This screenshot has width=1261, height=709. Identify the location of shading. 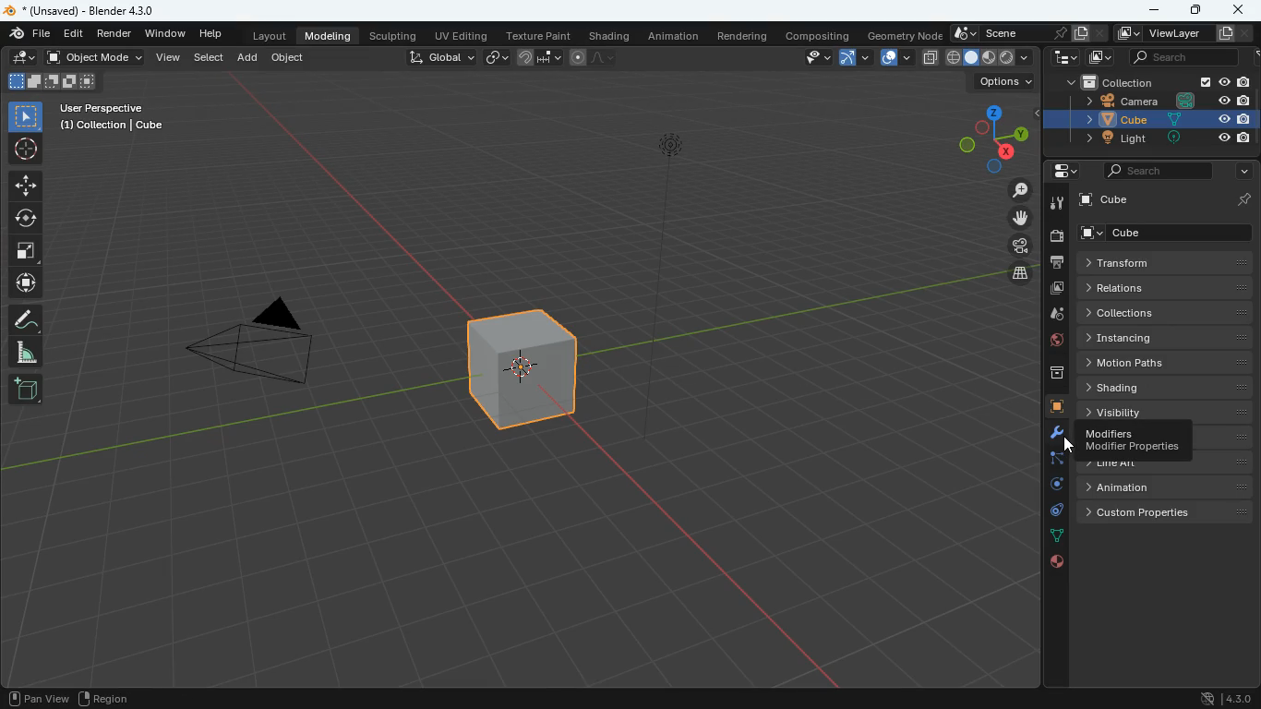
(1167, 387).